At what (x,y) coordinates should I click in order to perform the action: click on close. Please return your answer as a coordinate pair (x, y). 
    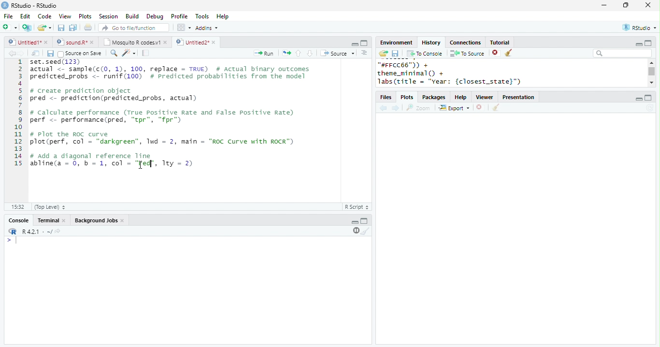
    Looking at the image, I should click on (65, 221).